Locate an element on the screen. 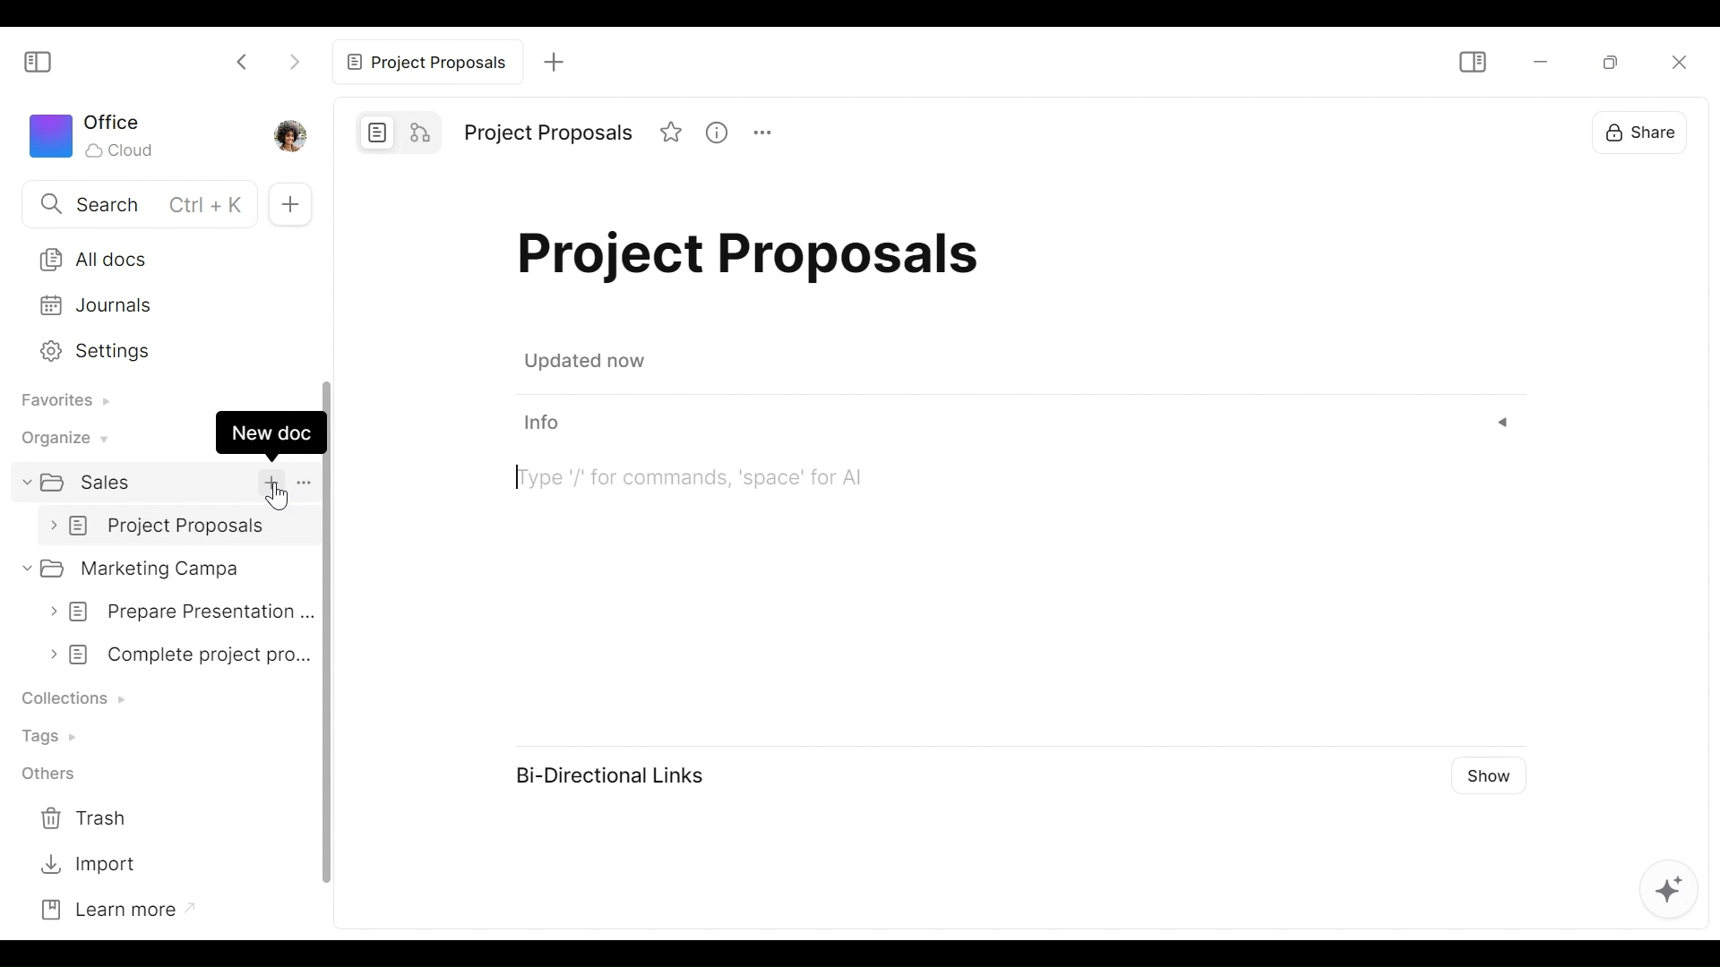 The width and height of the screenshot is (1720, 967). sales is located at coordinates (112, 485).